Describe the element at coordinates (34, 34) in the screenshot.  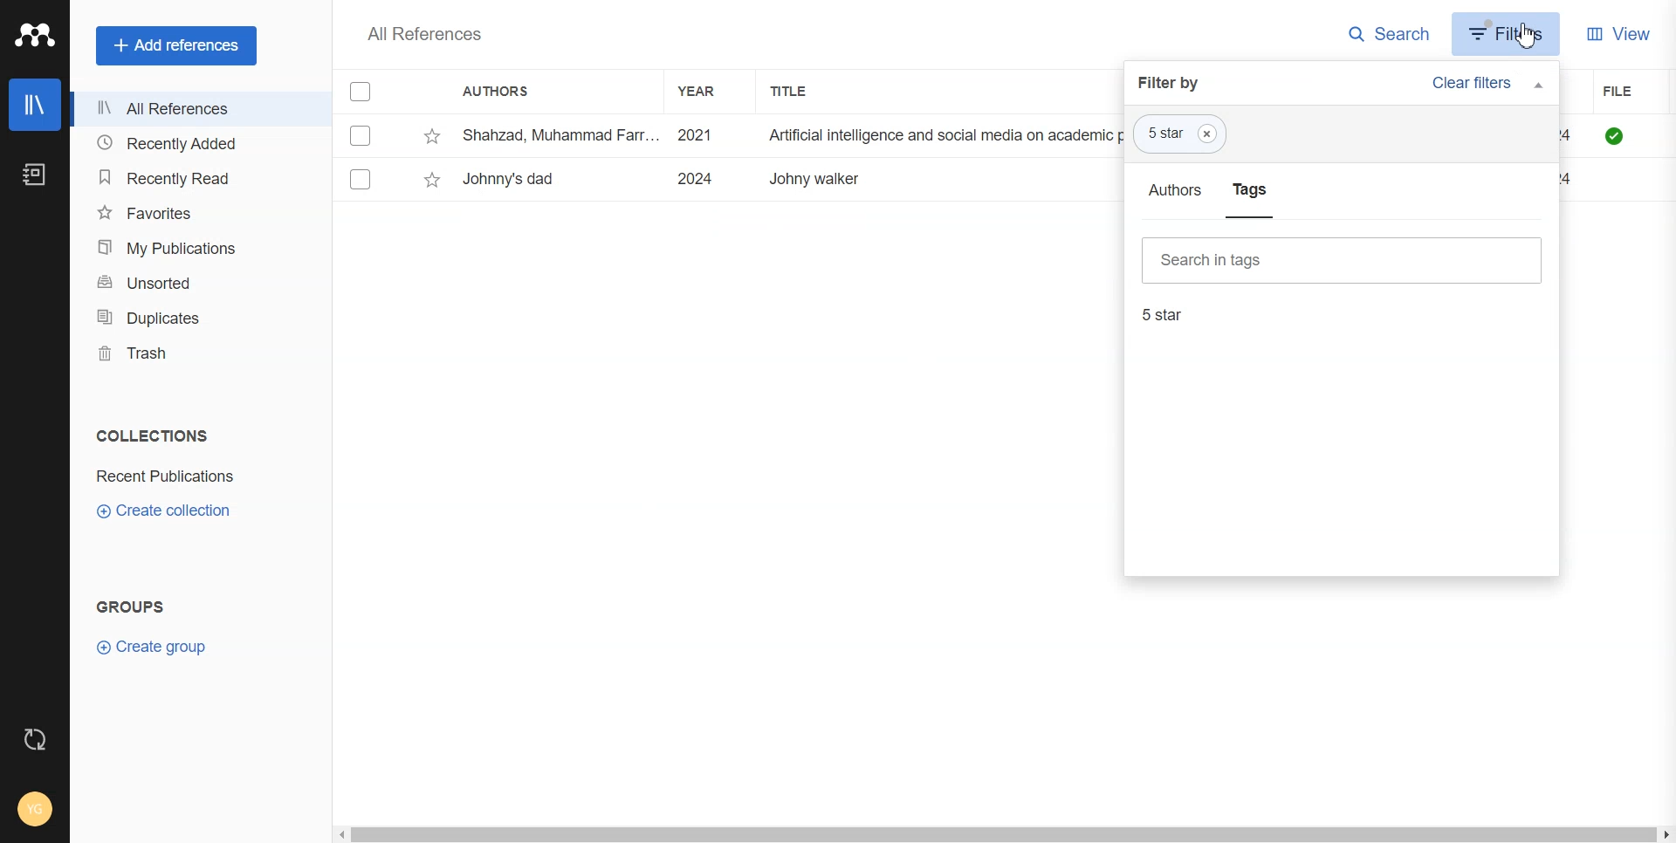
I see `Logo` at that location.